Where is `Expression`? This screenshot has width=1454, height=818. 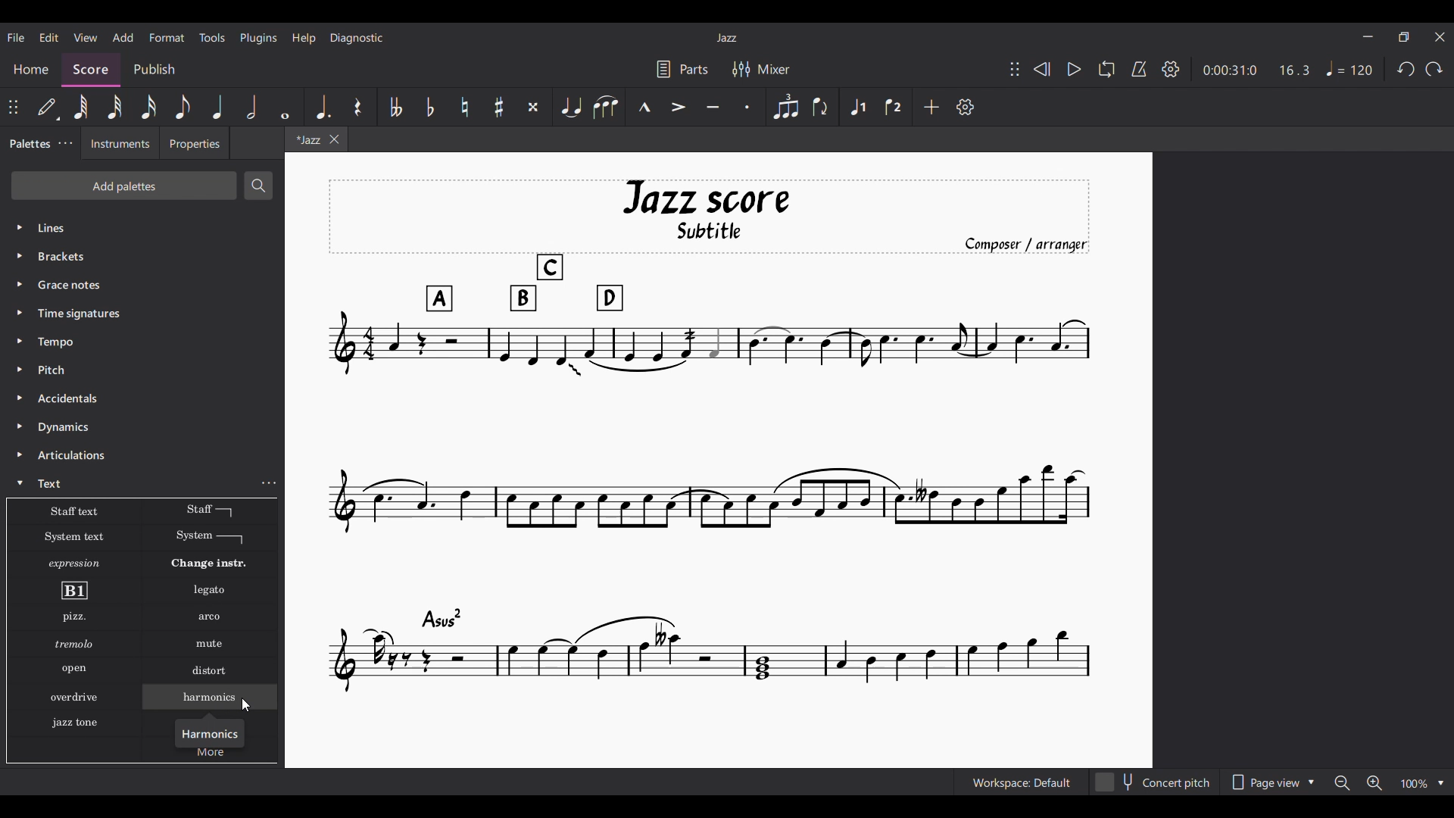 Expression is located at coordinates (77, 564).